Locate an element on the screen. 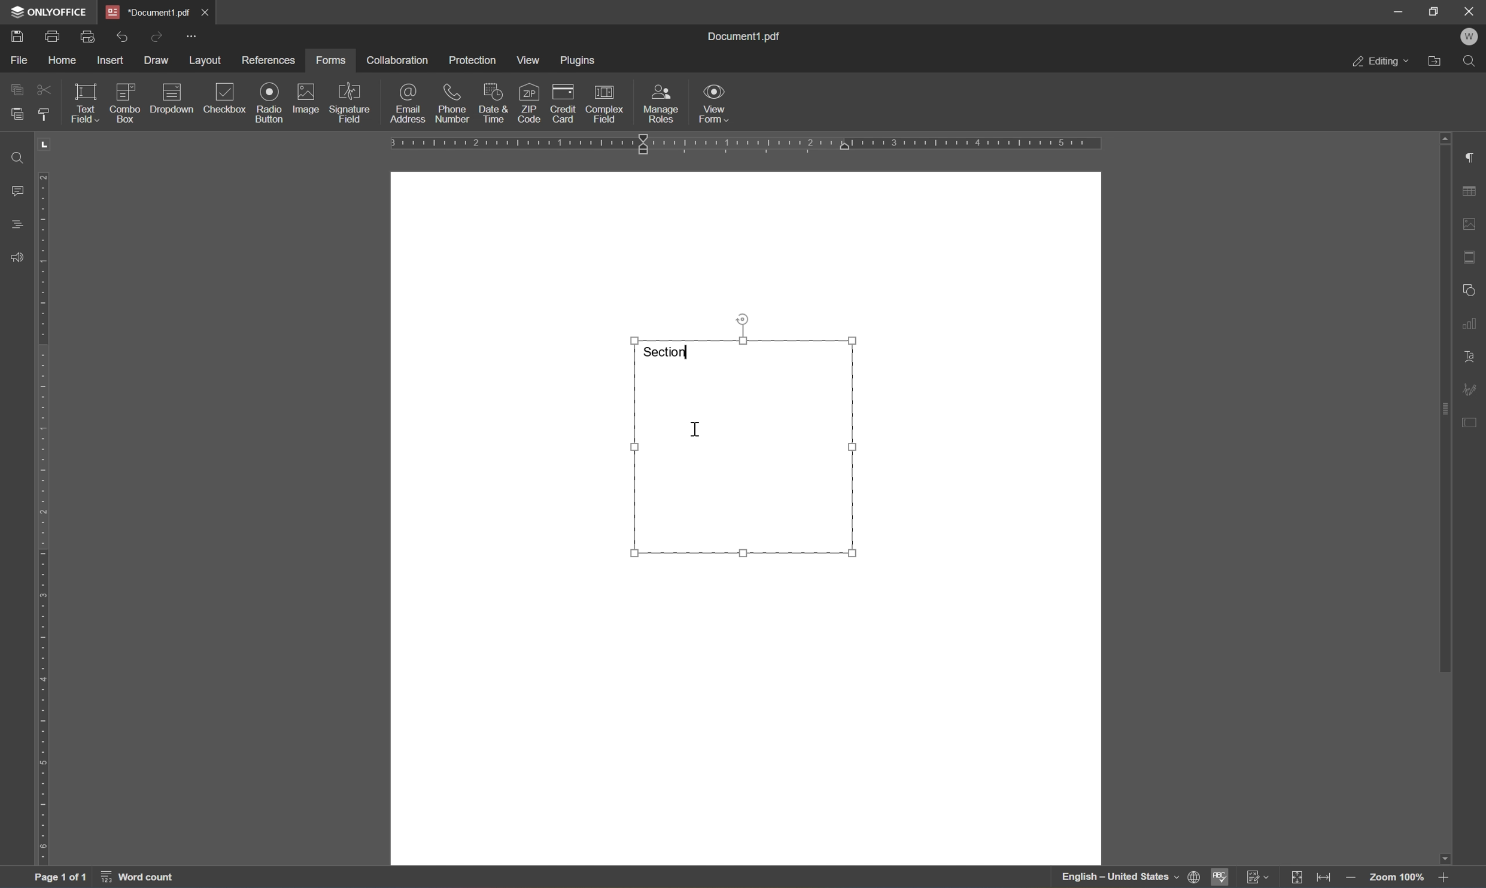 The width and height of the screenshot is (1486, 888). forms is located at coordinates (335, 59).